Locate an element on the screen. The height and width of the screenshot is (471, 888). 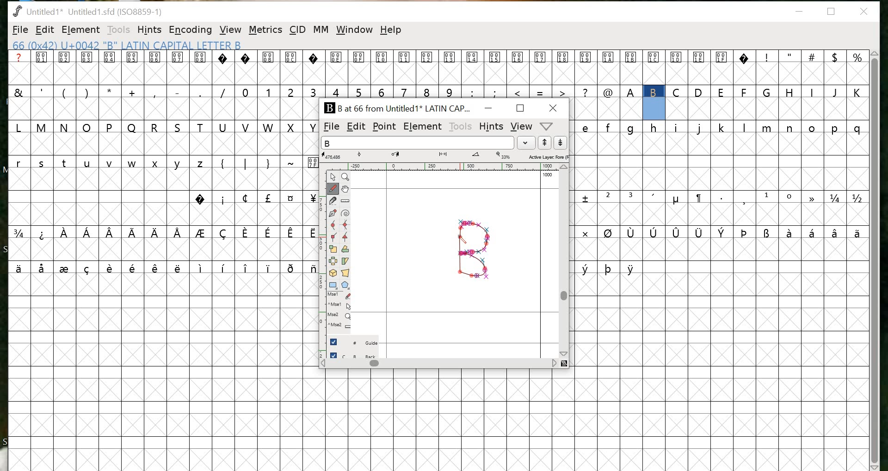
back layer is located at coordinates (354, 354).